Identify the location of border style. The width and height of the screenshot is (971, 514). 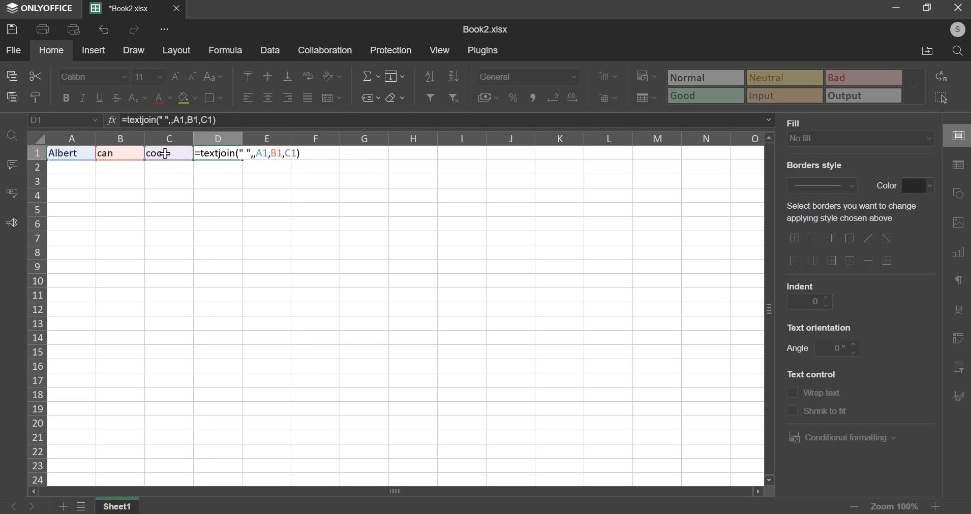
(821, 184).